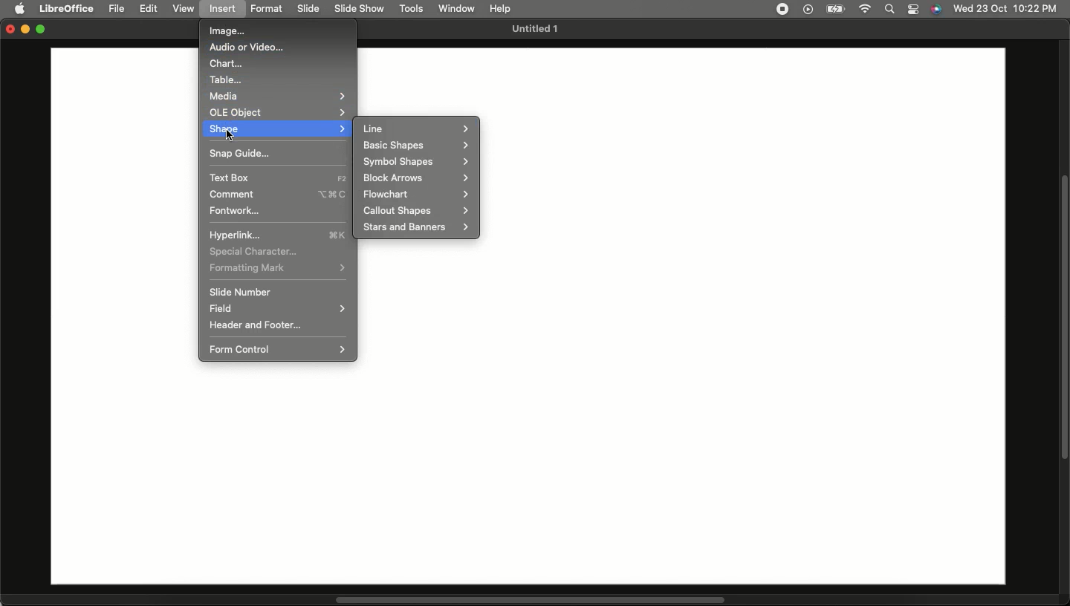 The image size is (1070, 606). I want to click on Block arrows, so click(416, 178).